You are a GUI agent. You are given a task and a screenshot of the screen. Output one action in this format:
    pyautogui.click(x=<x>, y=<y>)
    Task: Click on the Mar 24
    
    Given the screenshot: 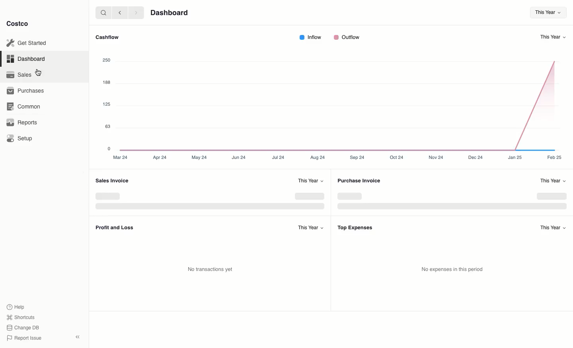 What is the action you would take?
    pyautogui.click(x=121, y=157)
    